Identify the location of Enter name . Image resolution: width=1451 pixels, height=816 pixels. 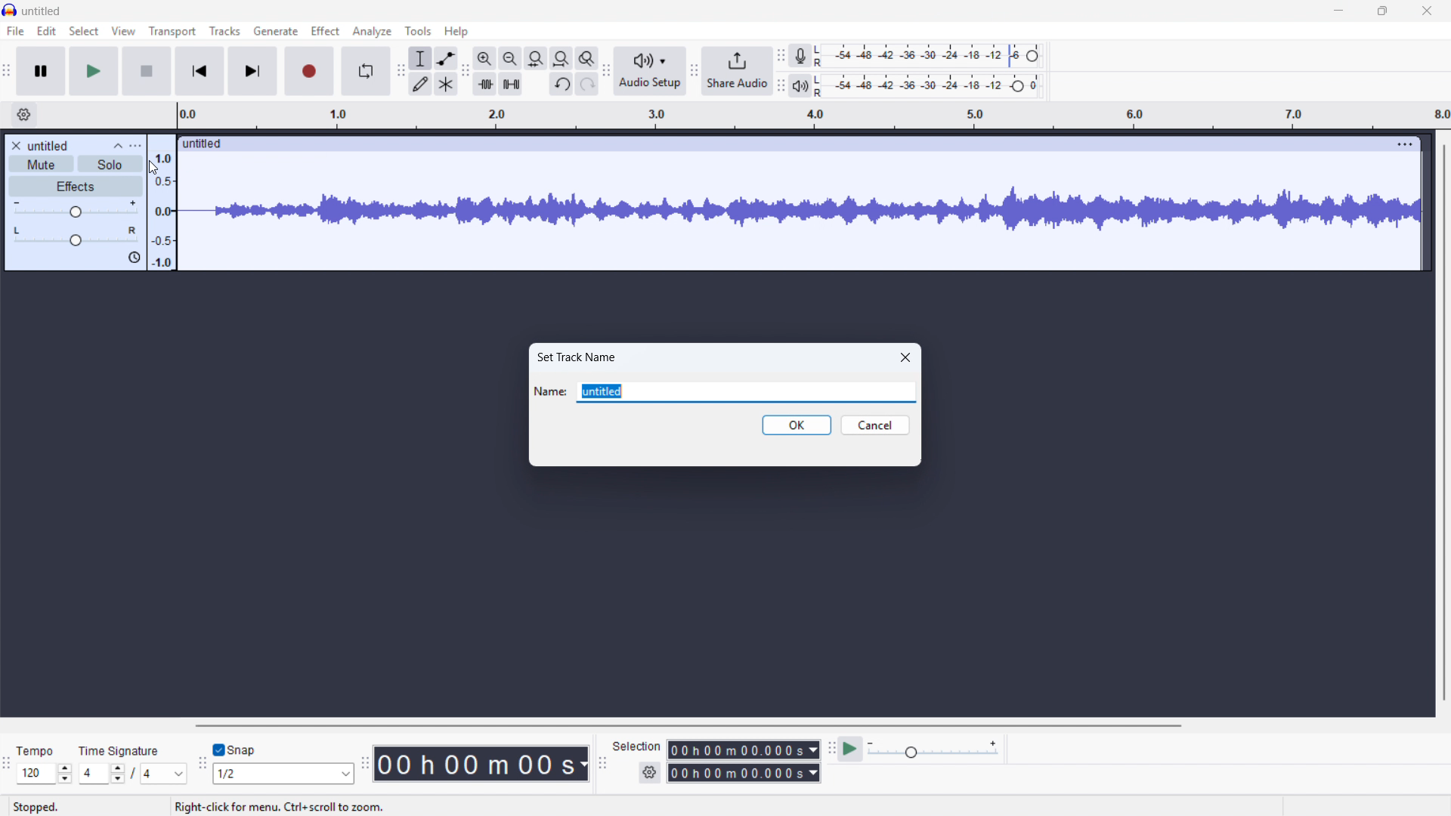
(746, 392).